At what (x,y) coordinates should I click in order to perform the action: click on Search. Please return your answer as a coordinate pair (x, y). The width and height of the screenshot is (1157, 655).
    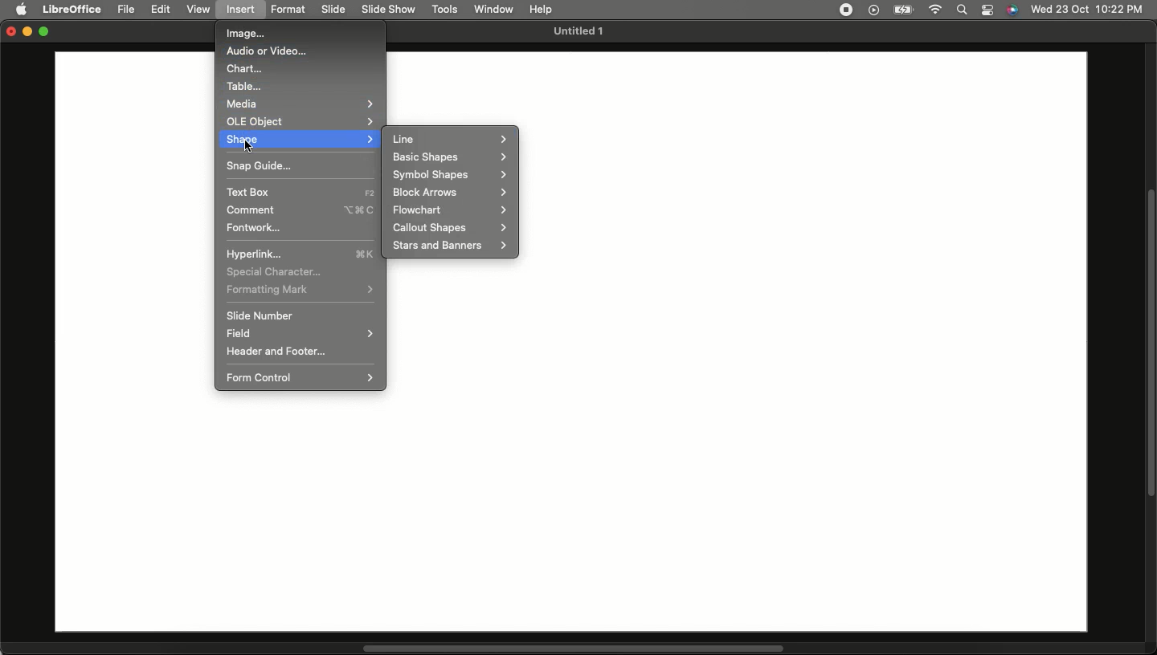
    Looking at the image, I should click on (961, 10).